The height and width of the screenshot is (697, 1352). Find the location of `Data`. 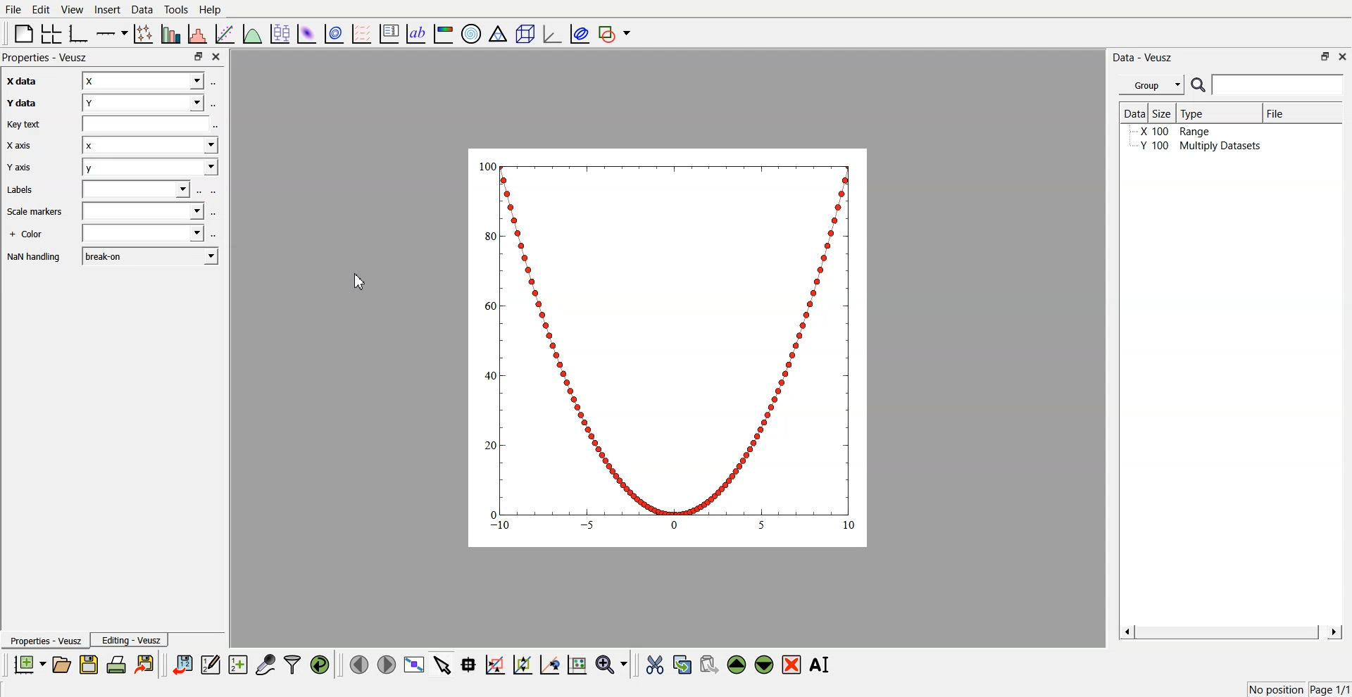

Data is located at coordinates (142, 10).